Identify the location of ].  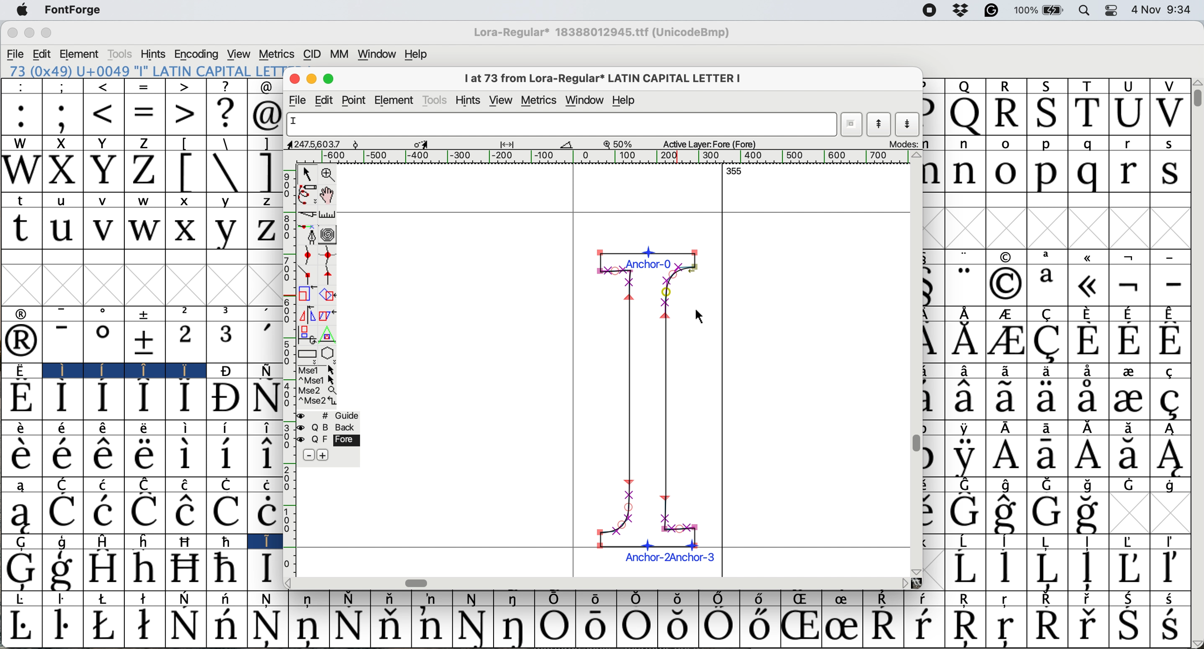
(266, 144).